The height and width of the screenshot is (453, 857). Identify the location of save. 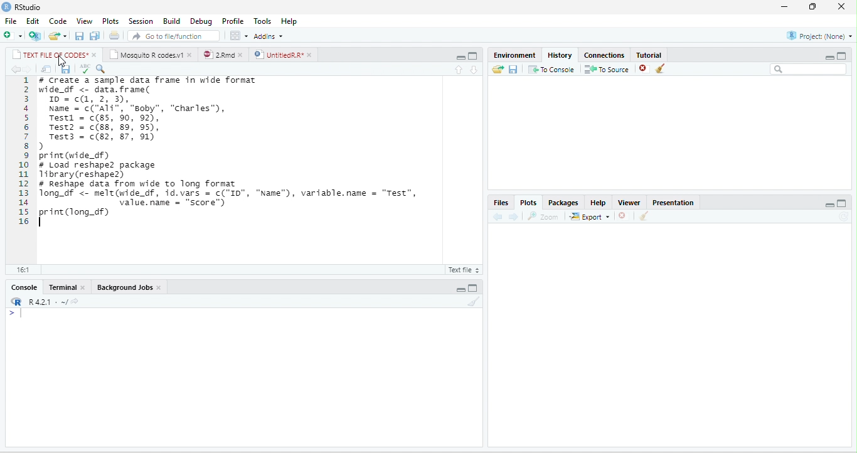
(80, 36).